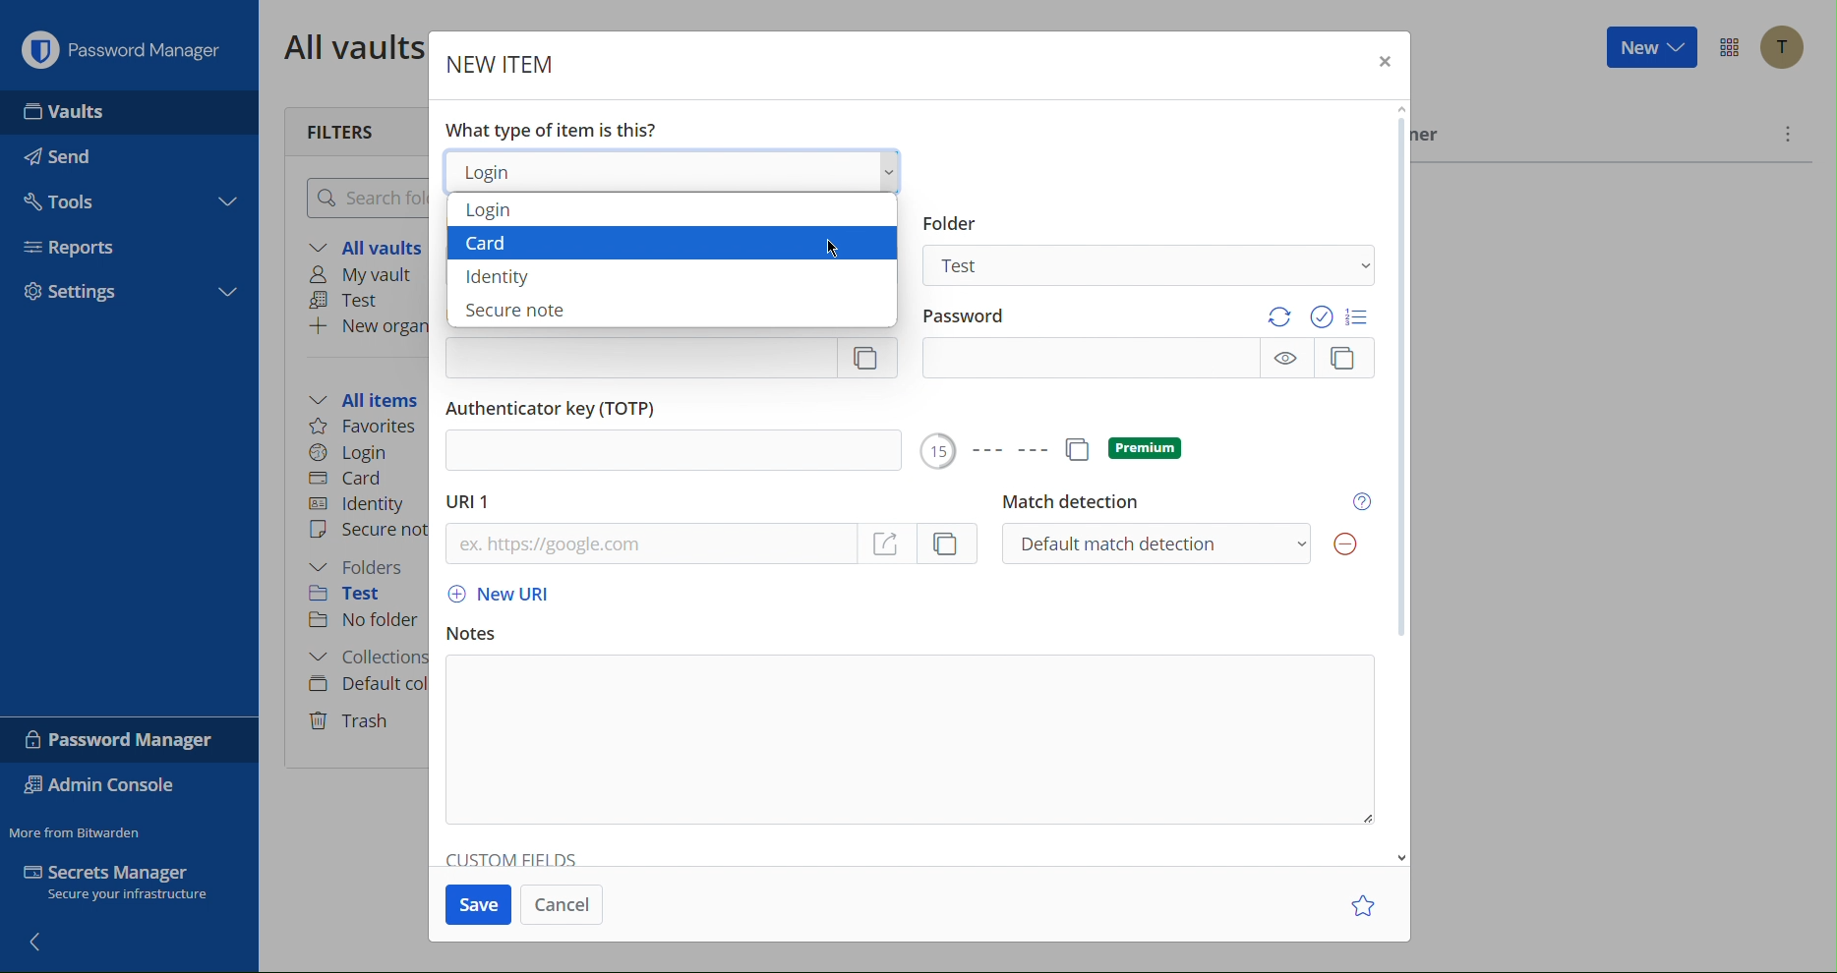  What do you see at coordinates (363, 399) in the screenshot?
I see `All items` at bounding box center [363, 399].